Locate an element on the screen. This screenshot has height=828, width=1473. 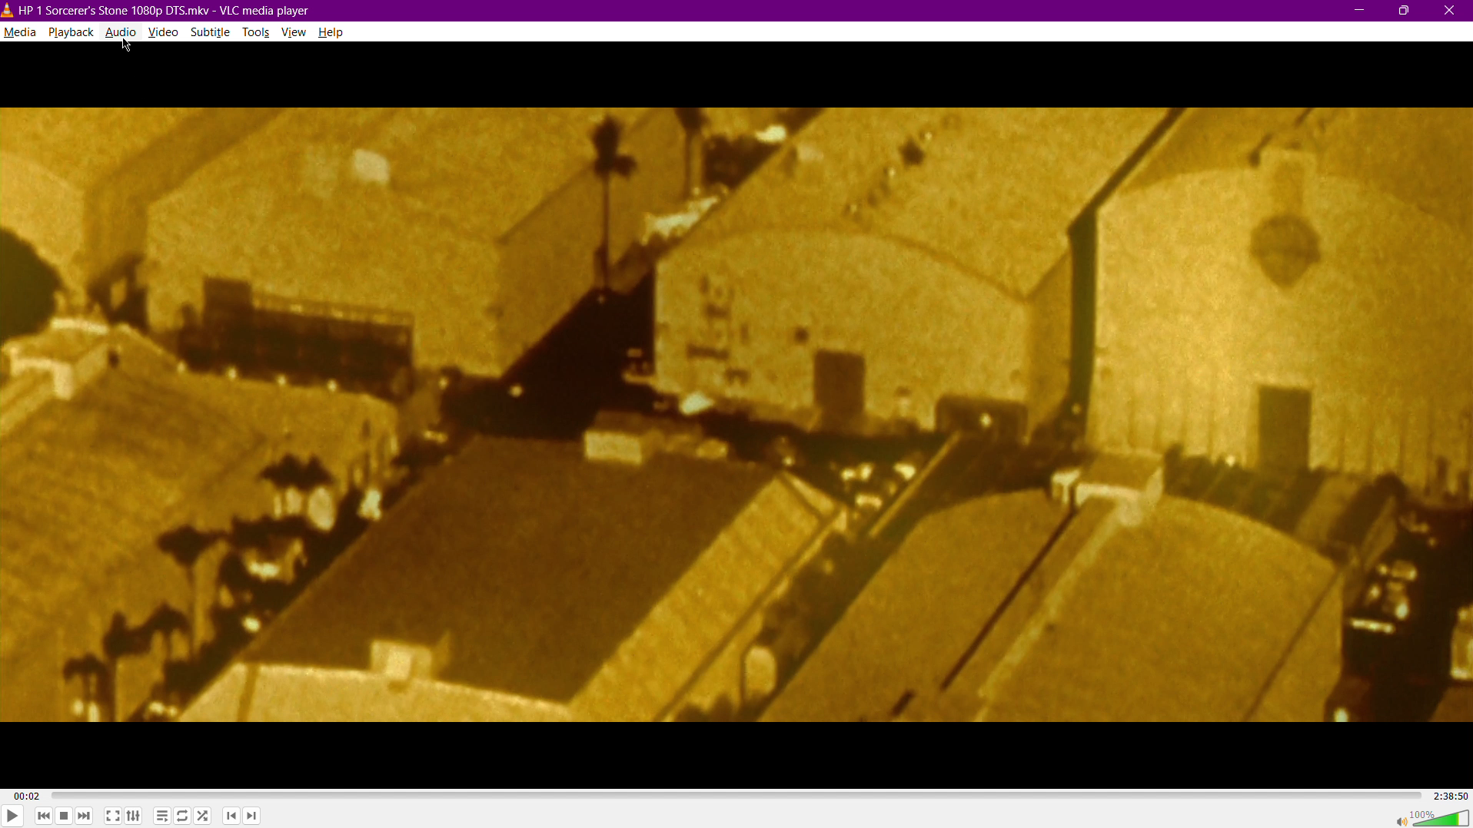
Maximize is located at coordinates (1405, 10).